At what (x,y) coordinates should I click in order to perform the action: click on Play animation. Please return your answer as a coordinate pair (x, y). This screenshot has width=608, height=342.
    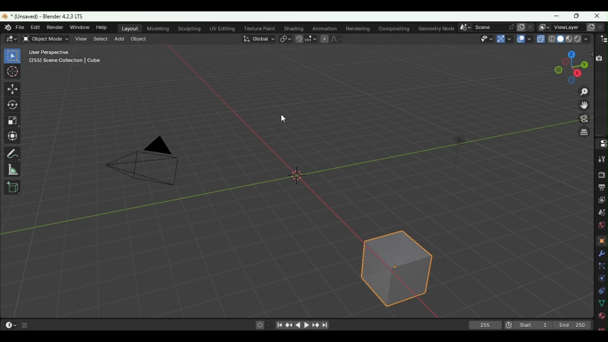
    Looking at the image, I should click on (307, 325).